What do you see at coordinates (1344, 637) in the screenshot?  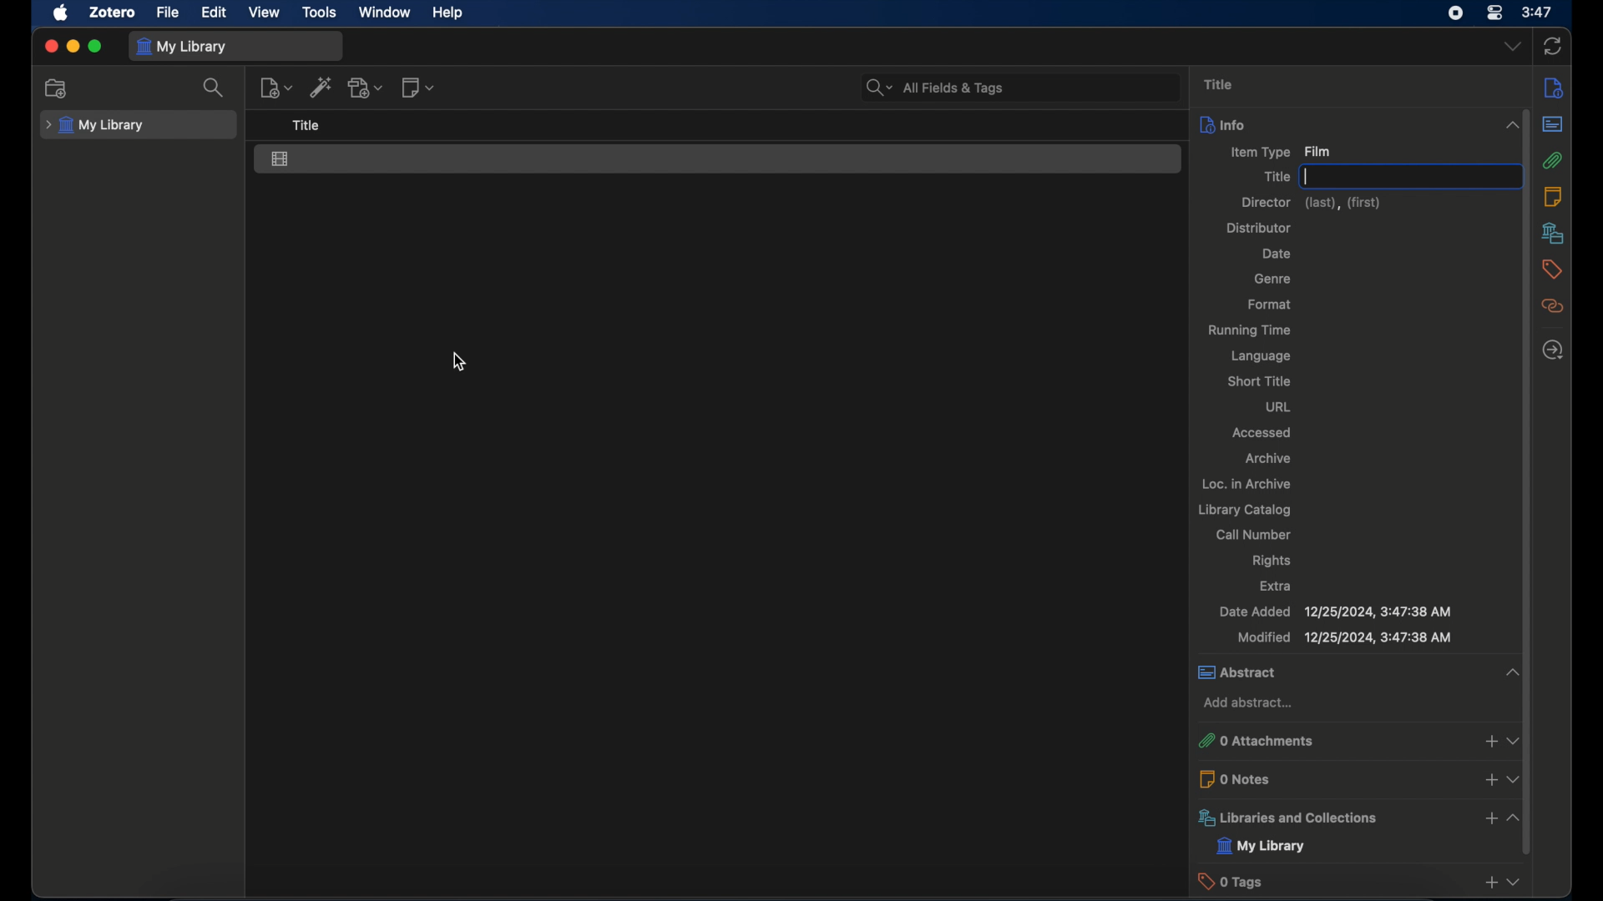 I see `modified` at bounding box center [1344, 637].